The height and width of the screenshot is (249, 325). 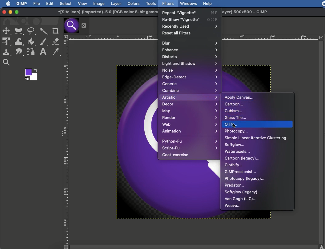 What do you see at coordinates (242, 159) in the screenshot?
I see `Cartoon legacy` at bounding box center [242, 159].